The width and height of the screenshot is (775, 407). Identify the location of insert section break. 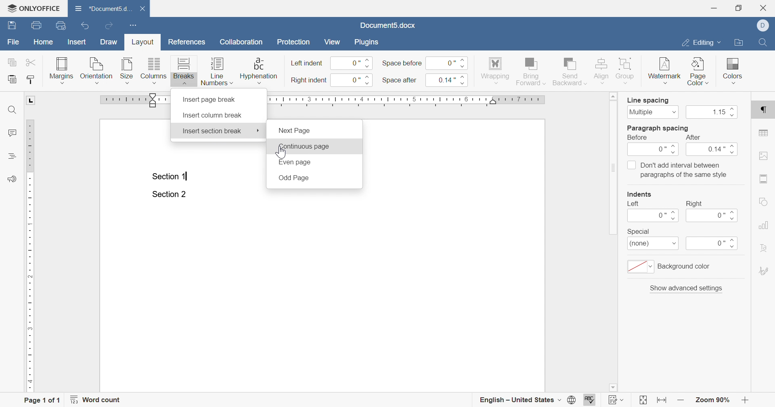
(212, 131).